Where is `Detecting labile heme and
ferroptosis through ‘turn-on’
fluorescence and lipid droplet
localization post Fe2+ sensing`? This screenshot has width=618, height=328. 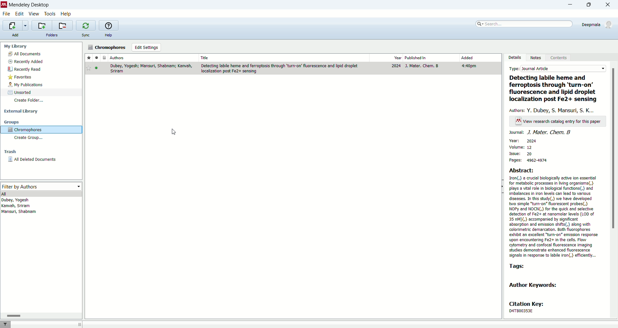
Detecting labile heme and
ferroptosis through ‘turn-on’
fluorescence and lipid droplet
localization post Fe2+ sensing is located at coordinates (555, 89).